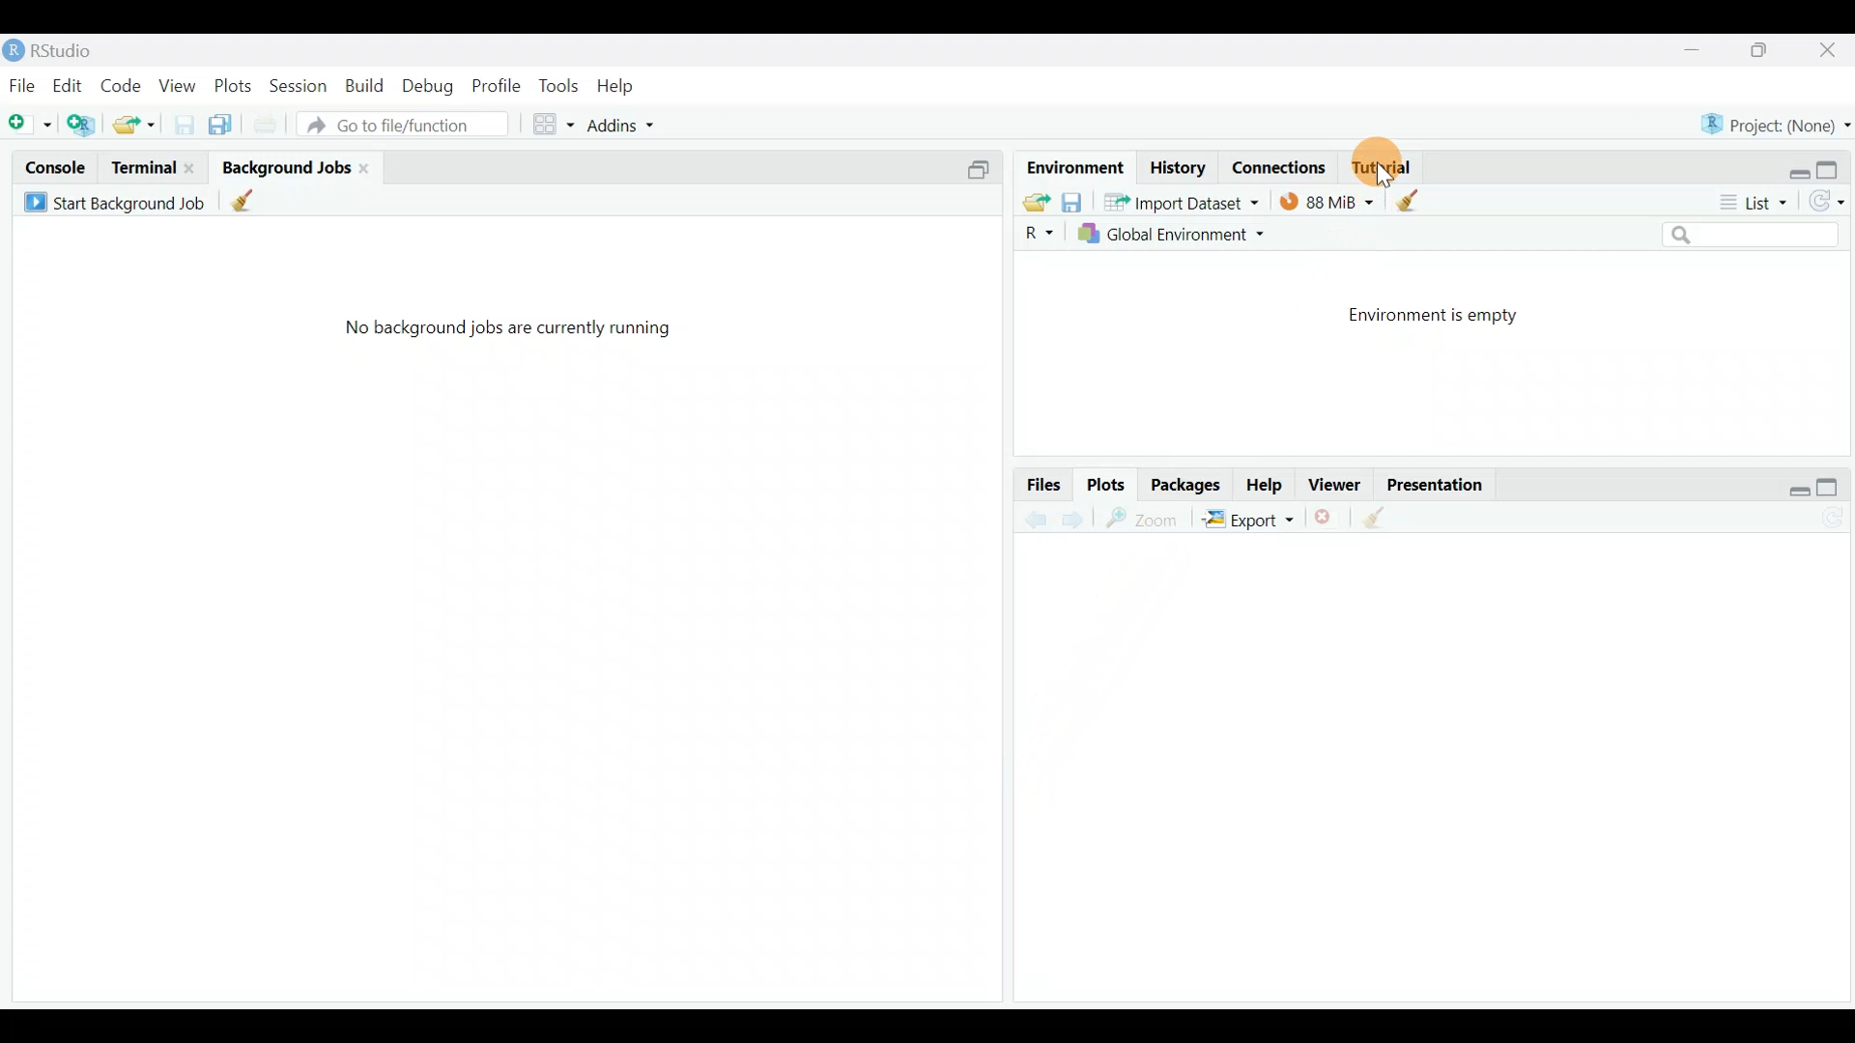  I want to click on restore down, so click(1790, 483).